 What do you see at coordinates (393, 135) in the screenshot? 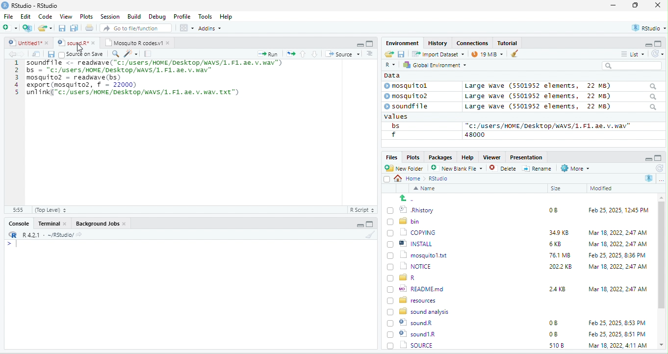
I see `f` at bounding box center [393, 135].